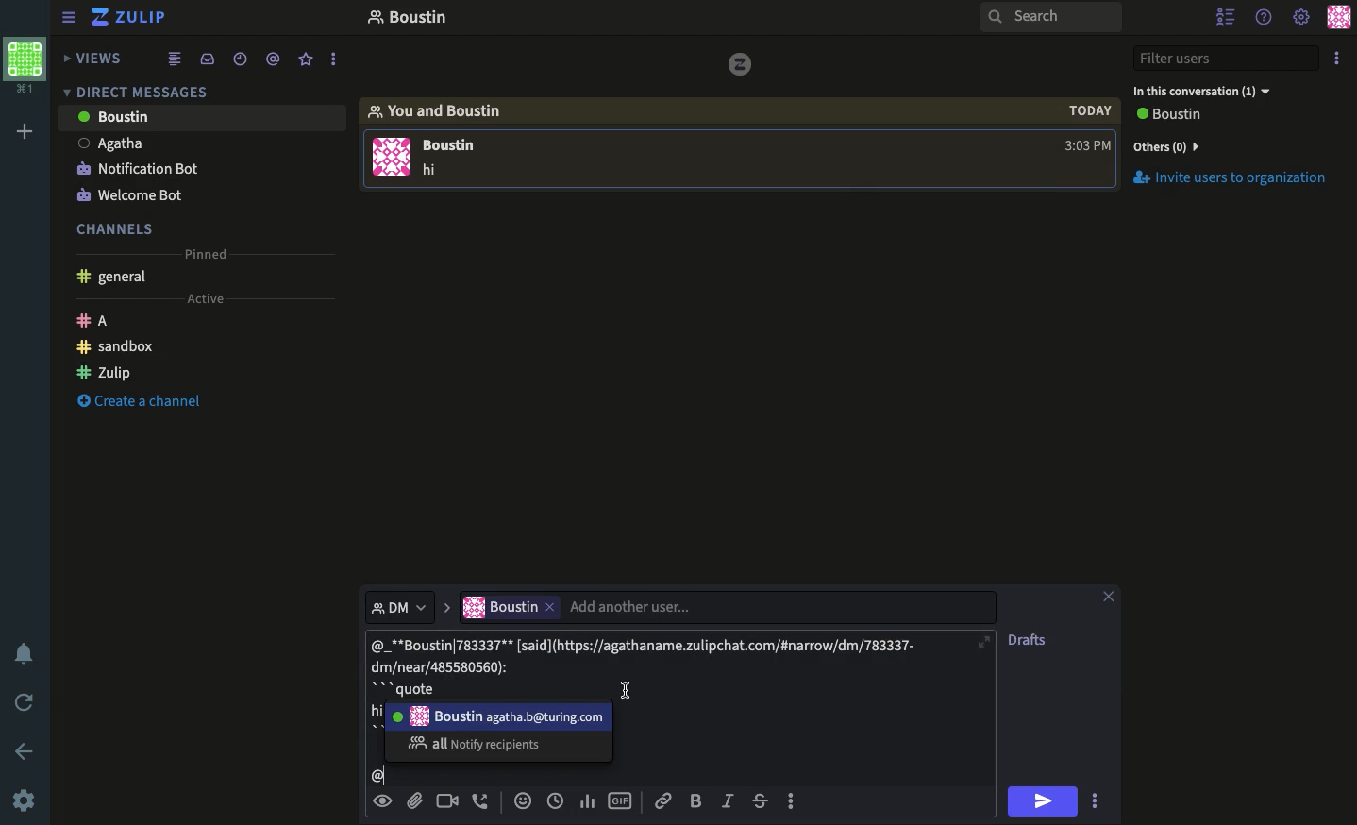 Image resolution: width=1357 pixels, height=825 pixels. What do you see at coordinates (141, 403) in the screenshot?
I see `Create channel` at bounding box center [141, 403].